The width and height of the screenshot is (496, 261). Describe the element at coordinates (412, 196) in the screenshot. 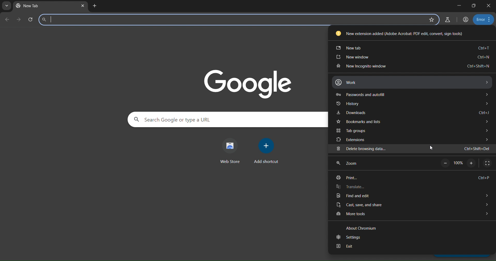

I see `find and edit` at that location.